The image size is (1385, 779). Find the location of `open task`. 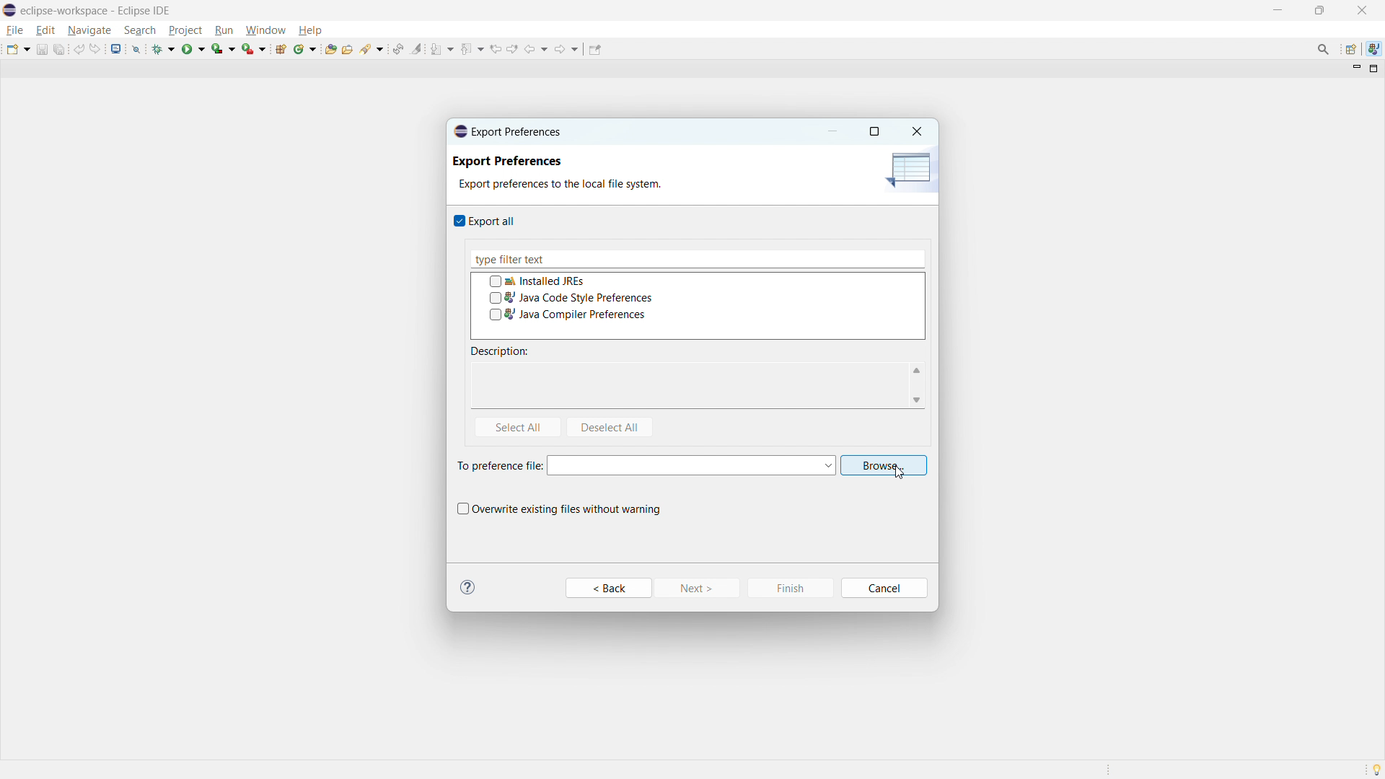

open task is located at coordinates (347, 48).